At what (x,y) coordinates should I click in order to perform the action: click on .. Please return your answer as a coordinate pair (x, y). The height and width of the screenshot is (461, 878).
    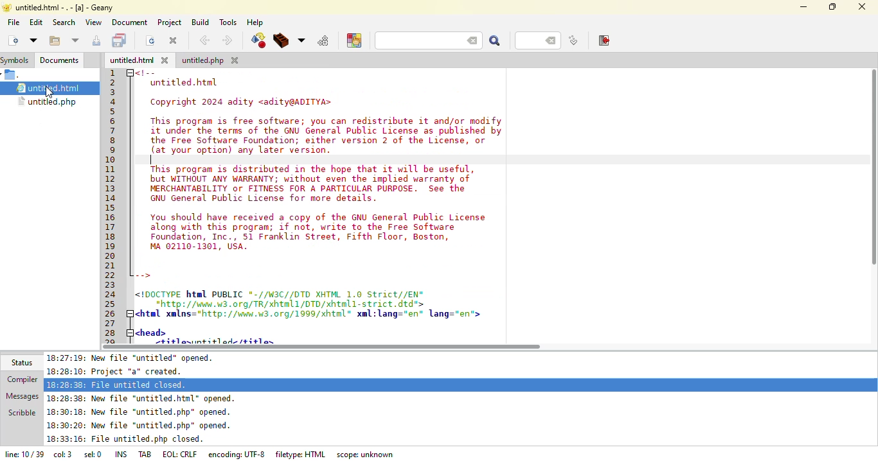
    Looking at the image, I should click on (11, 75).